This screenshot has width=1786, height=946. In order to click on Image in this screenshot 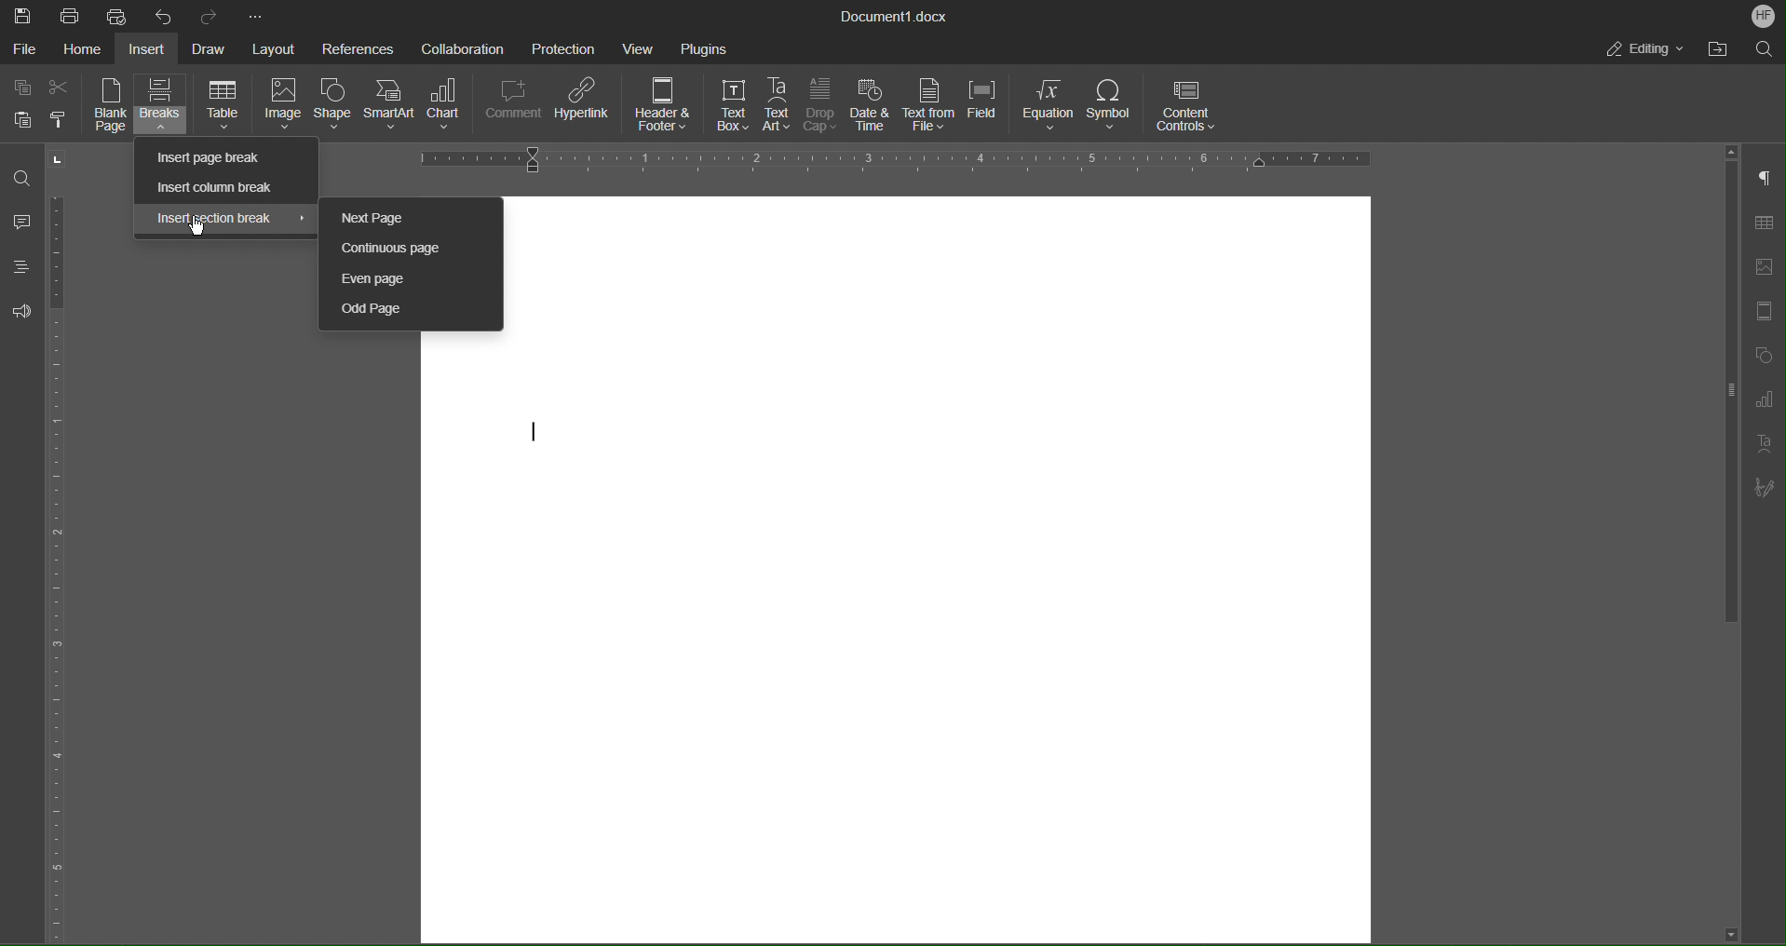, I will do `click(282, 106)`.